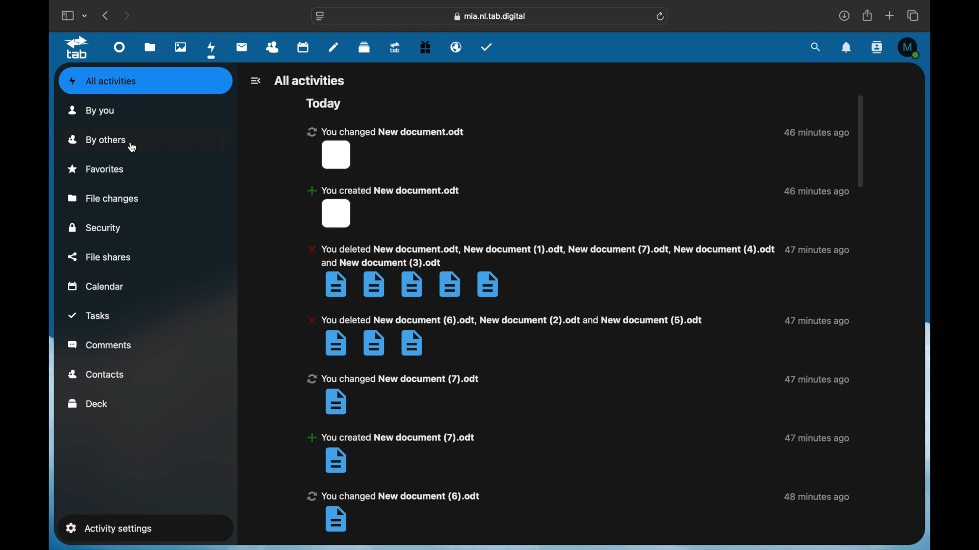 Image resolution: width=979 pixels, height=550 pixels. Describe the element at coordinates (914, 15) in the screenshot. I see `show tab overview` at that location.